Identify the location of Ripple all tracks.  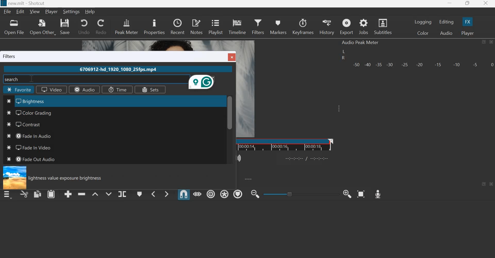
(223, 193).